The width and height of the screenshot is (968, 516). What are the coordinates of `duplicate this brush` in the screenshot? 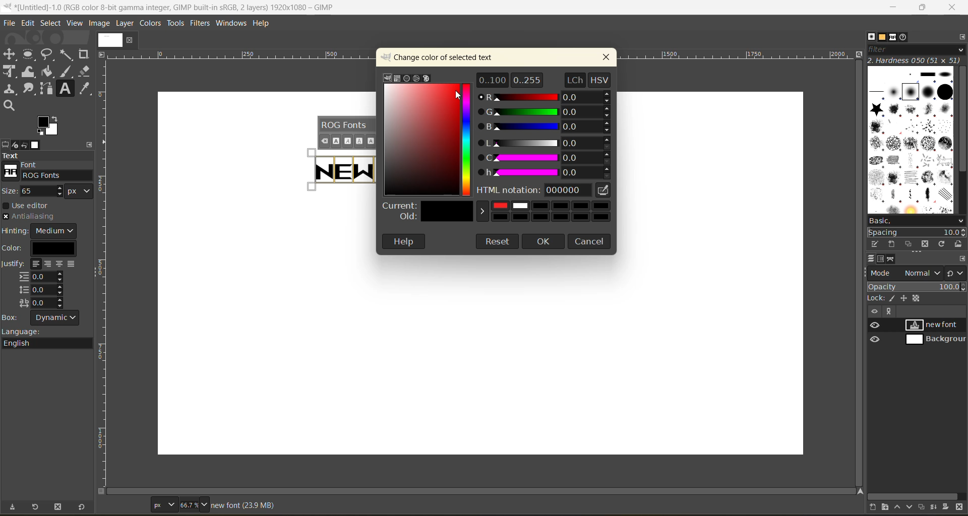 It's located at (911, 244).